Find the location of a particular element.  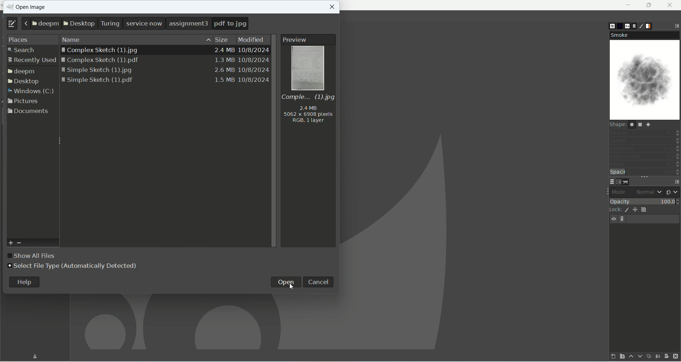

raise this layer is located at coordinates (631, 356).